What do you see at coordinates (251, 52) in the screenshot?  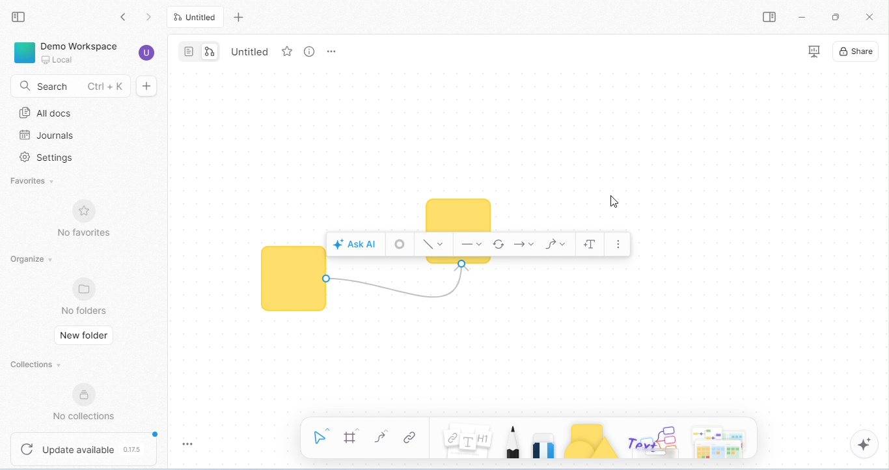 I see `Untitled` at bounding box center [251, 52].